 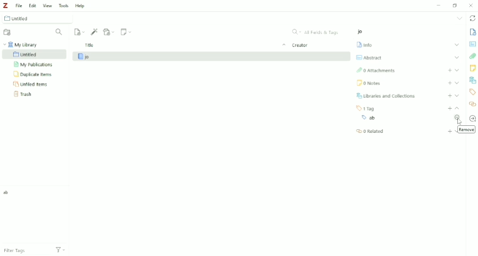 I want to click on New Item, so click(x=80, y=32).